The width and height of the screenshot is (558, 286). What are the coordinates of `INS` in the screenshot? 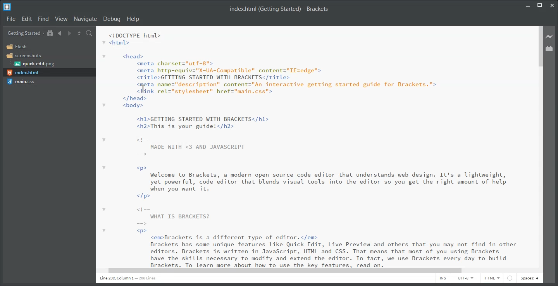 It's located at (443, 279).